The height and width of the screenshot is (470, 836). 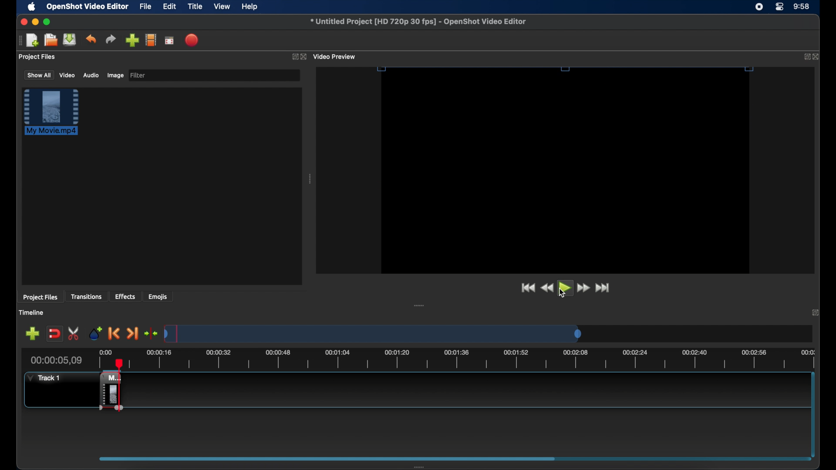 What do you see at coordinates (57, 360) in the screenshot?
I see `current time indicator` at bounding box center [57, 360].